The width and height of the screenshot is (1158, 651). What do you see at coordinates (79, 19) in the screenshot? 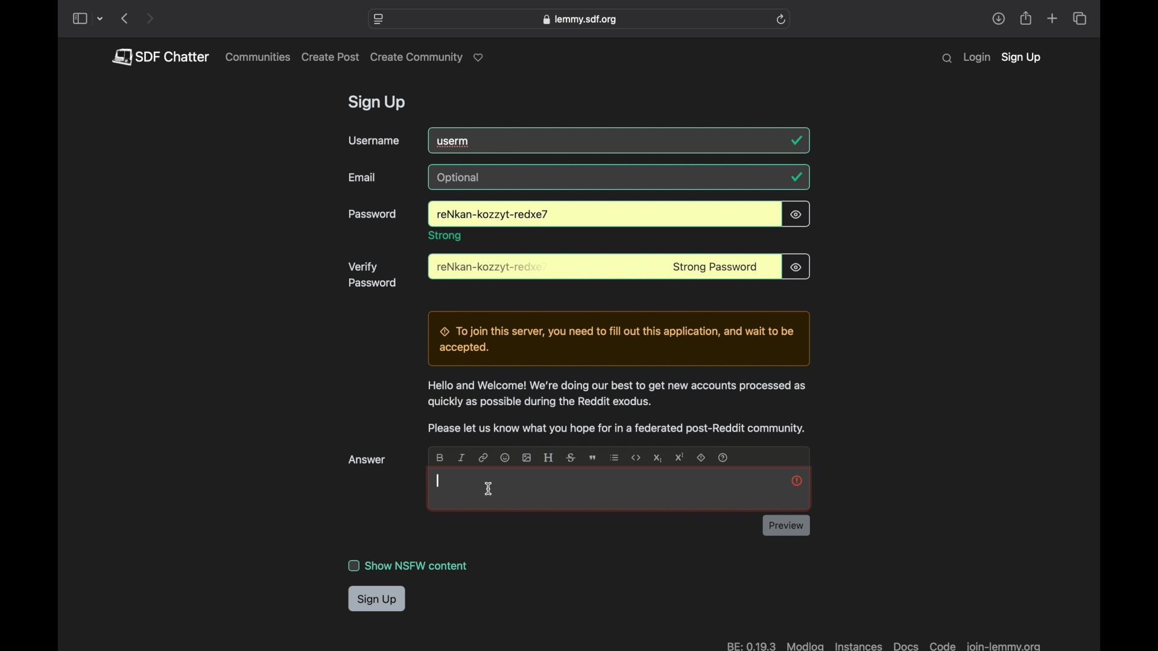
I see `show sidebar` at bounding box center [79, 19].